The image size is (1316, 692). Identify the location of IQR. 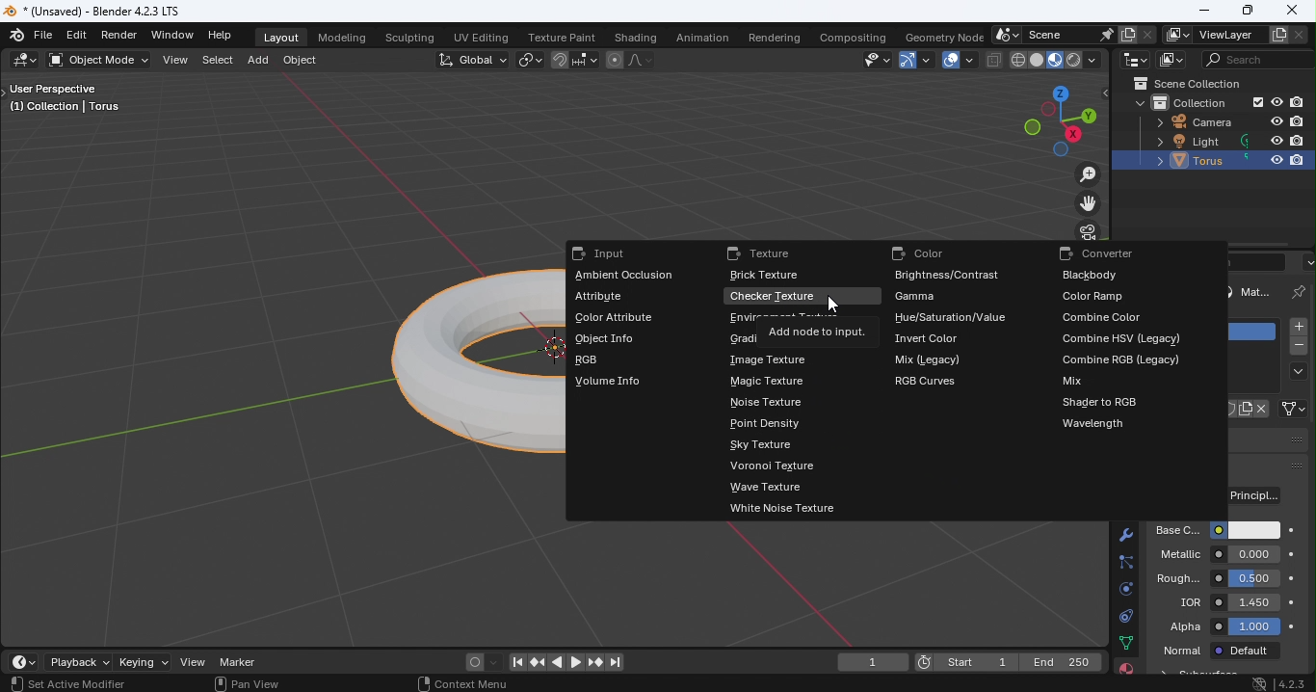
(1223, 603).